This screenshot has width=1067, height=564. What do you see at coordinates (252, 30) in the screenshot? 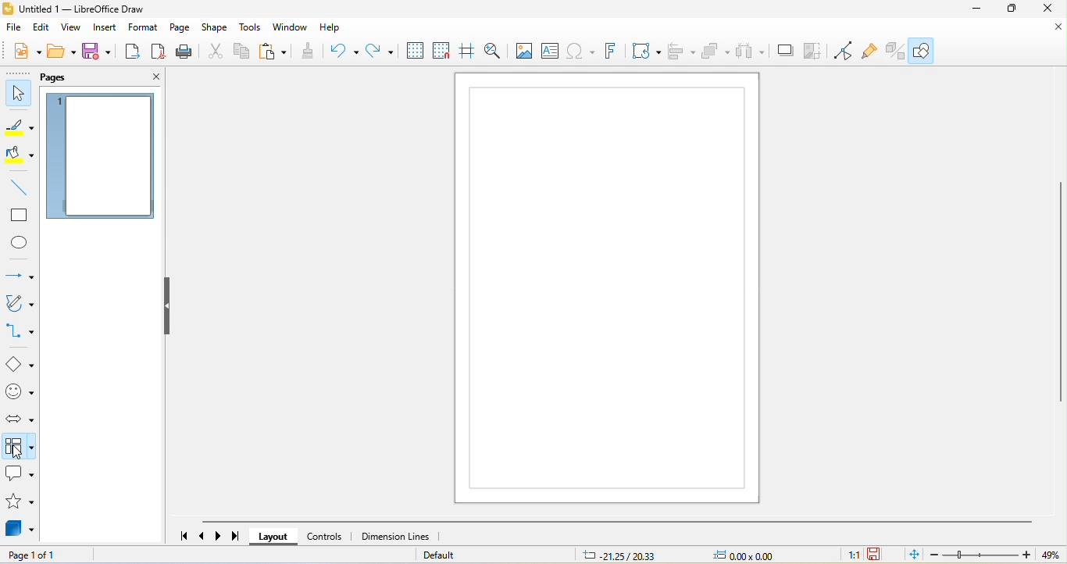
I see `tools` at bounding box center [252, 30].